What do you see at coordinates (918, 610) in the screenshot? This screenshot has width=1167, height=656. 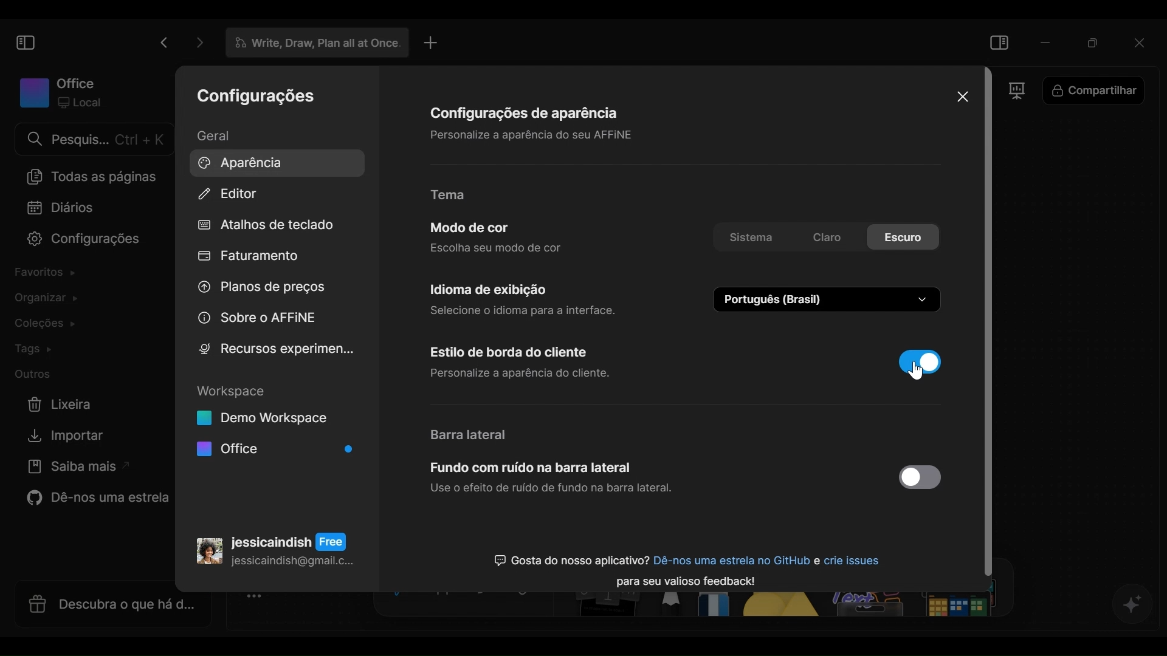 I see `Others` at bounding box center [918, 610].